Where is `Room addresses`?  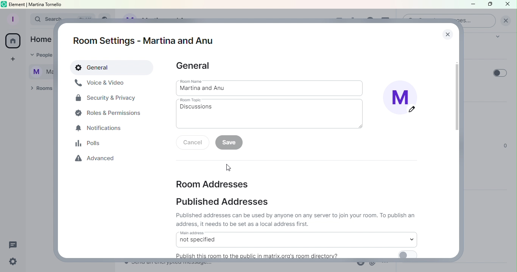 Room addresses is located at coordinates (212, 183).